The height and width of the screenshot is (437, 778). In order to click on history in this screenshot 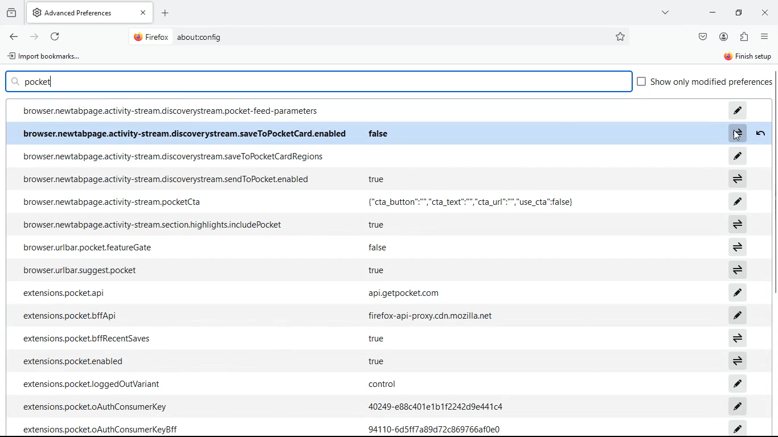, I will do `click(12, 13)`.